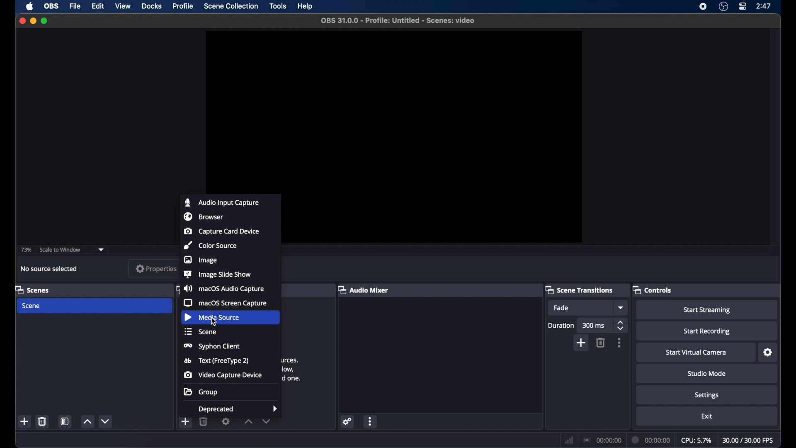  I want to click on help, so click(306, 7).